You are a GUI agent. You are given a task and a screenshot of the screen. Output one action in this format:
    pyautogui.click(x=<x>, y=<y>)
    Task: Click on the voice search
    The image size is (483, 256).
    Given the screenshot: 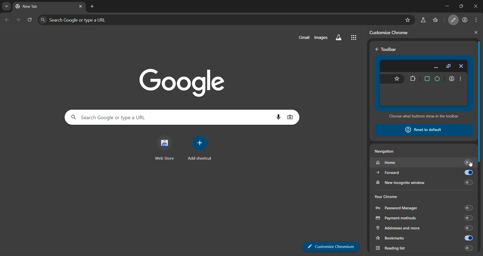 What is the action you would take?
    pyautogui.click(x=276, y=116)
    